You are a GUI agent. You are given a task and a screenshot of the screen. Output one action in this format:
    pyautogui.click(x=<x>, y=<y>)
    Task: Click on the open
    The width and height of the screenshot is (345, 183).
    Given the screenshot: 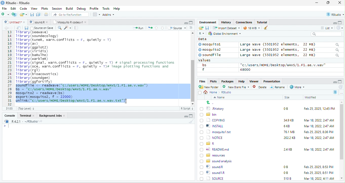 What is the action you would take?
    pyautogui.click(x=150, y=27)
    